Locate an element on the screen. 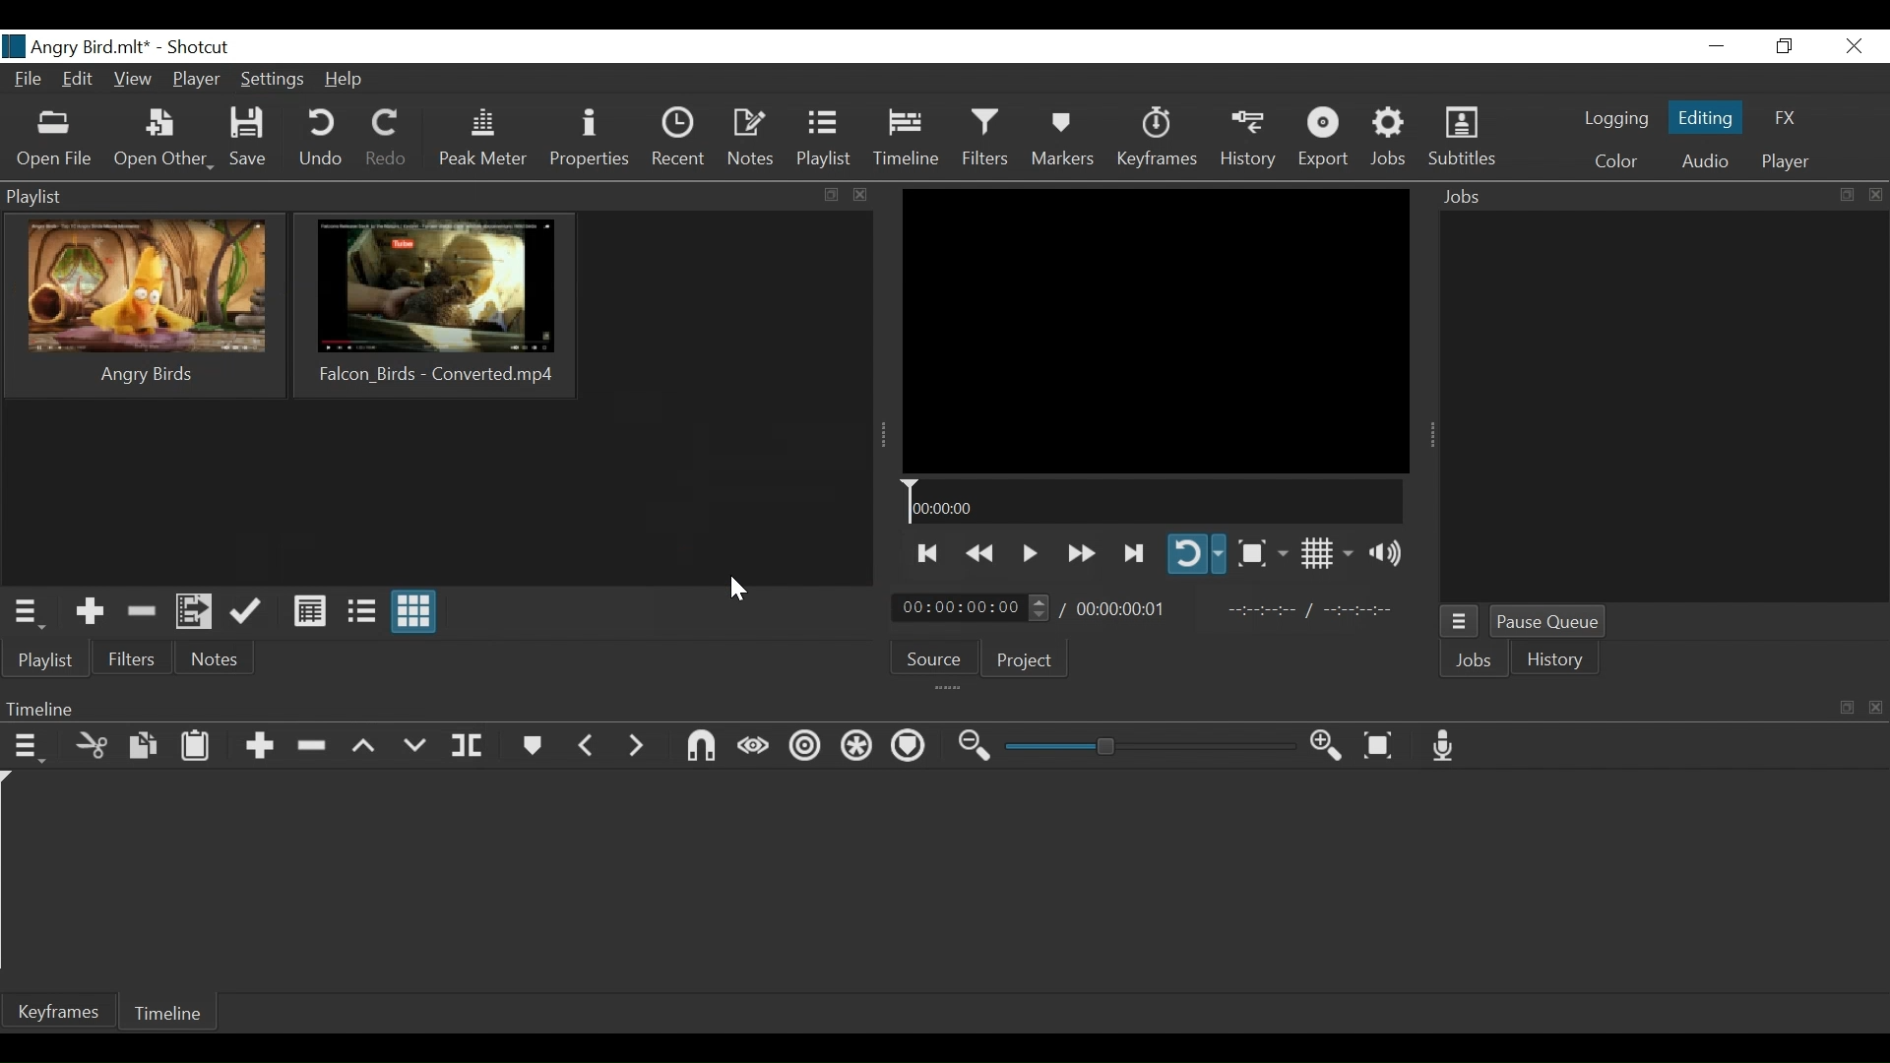 The image size is (1890, 1063). Jobs Menu is located at coordinates (1460, 623).